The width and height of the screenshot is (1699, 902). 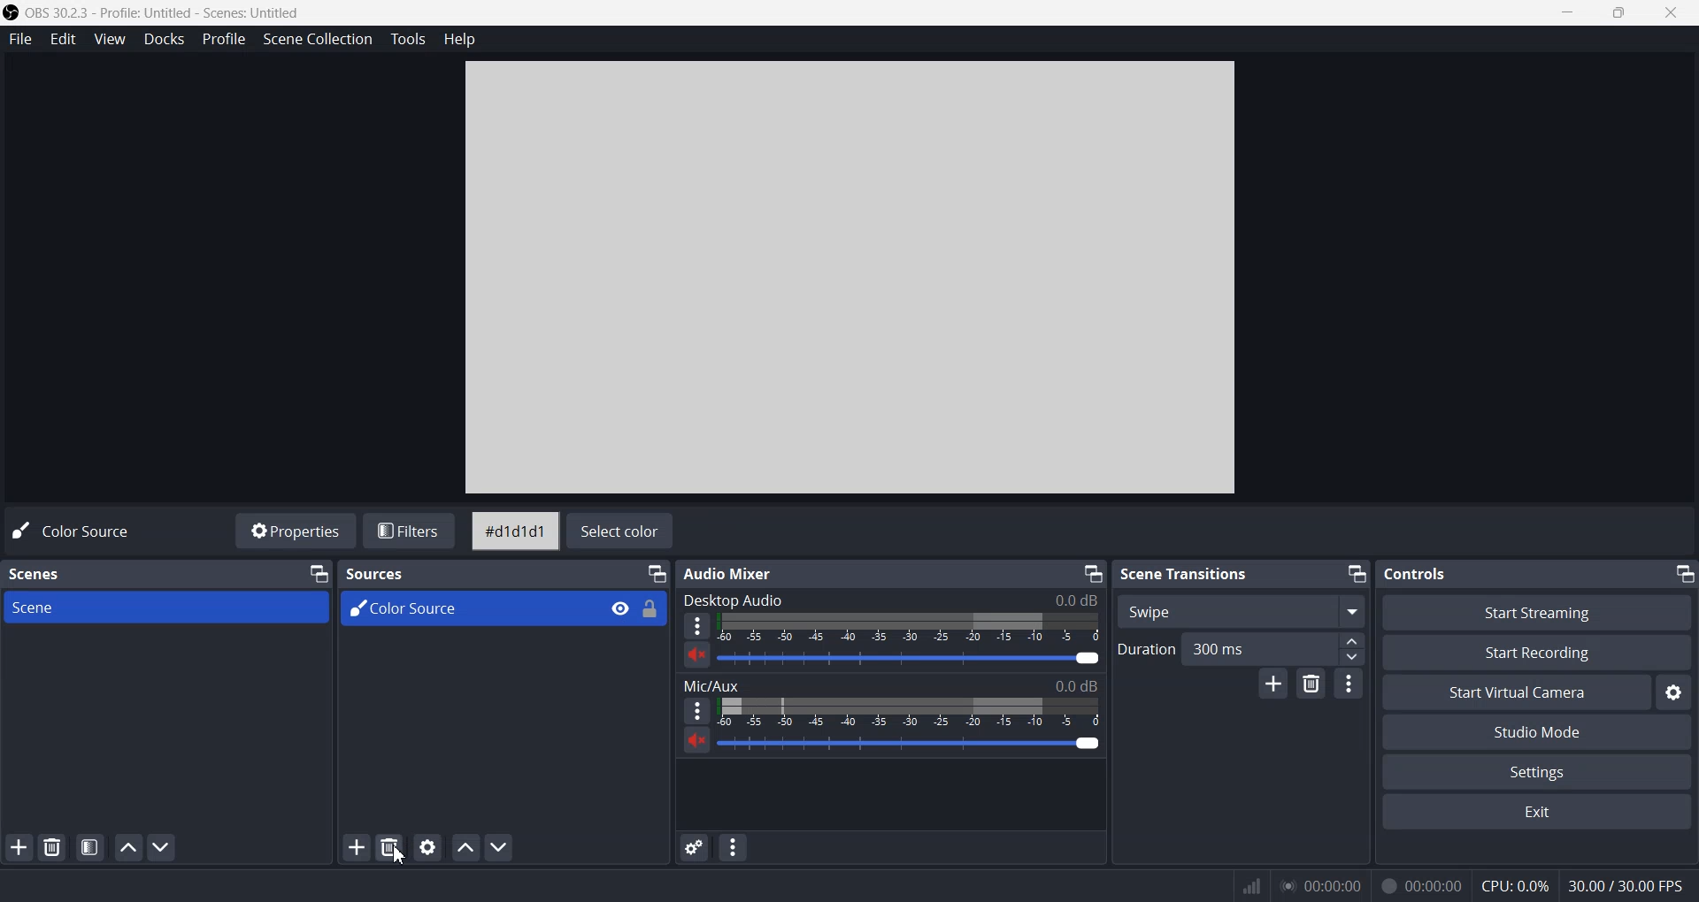 I want to click on 300 ms, so click(x=1274, y=647).